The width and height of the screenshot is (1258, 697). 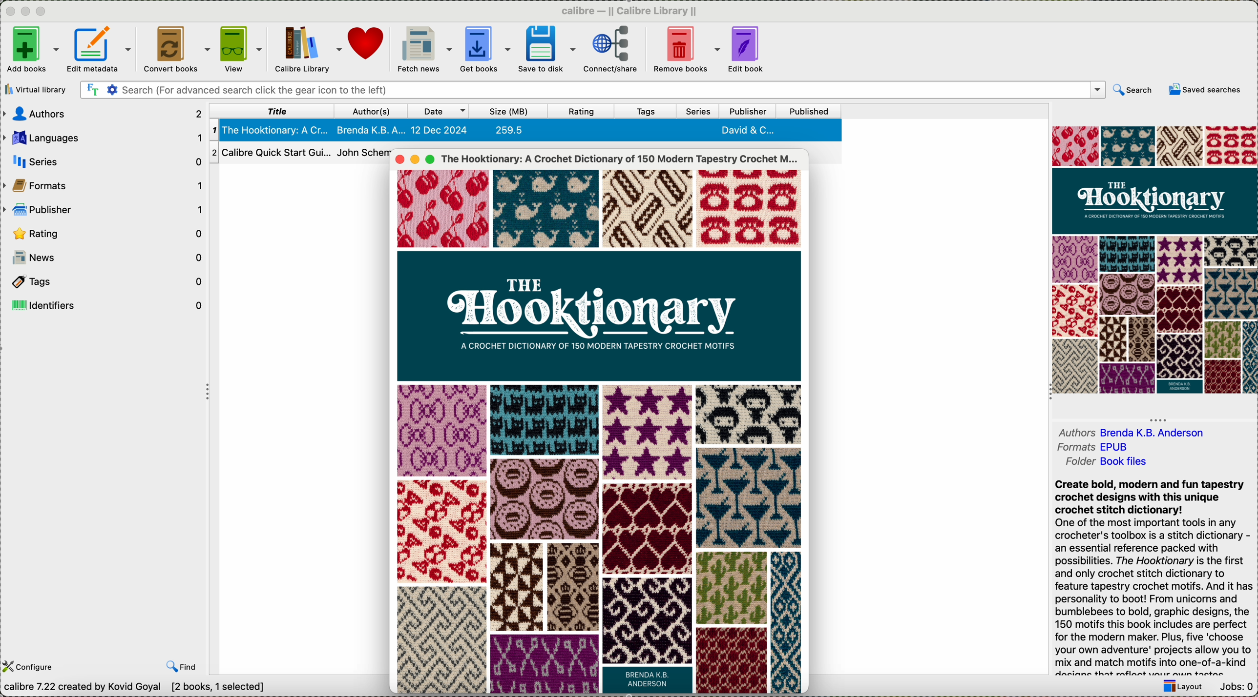 What do you see at coordinates (611, 48) in the screenshot?
I see `connect/share` at bounding box center [611, 48].